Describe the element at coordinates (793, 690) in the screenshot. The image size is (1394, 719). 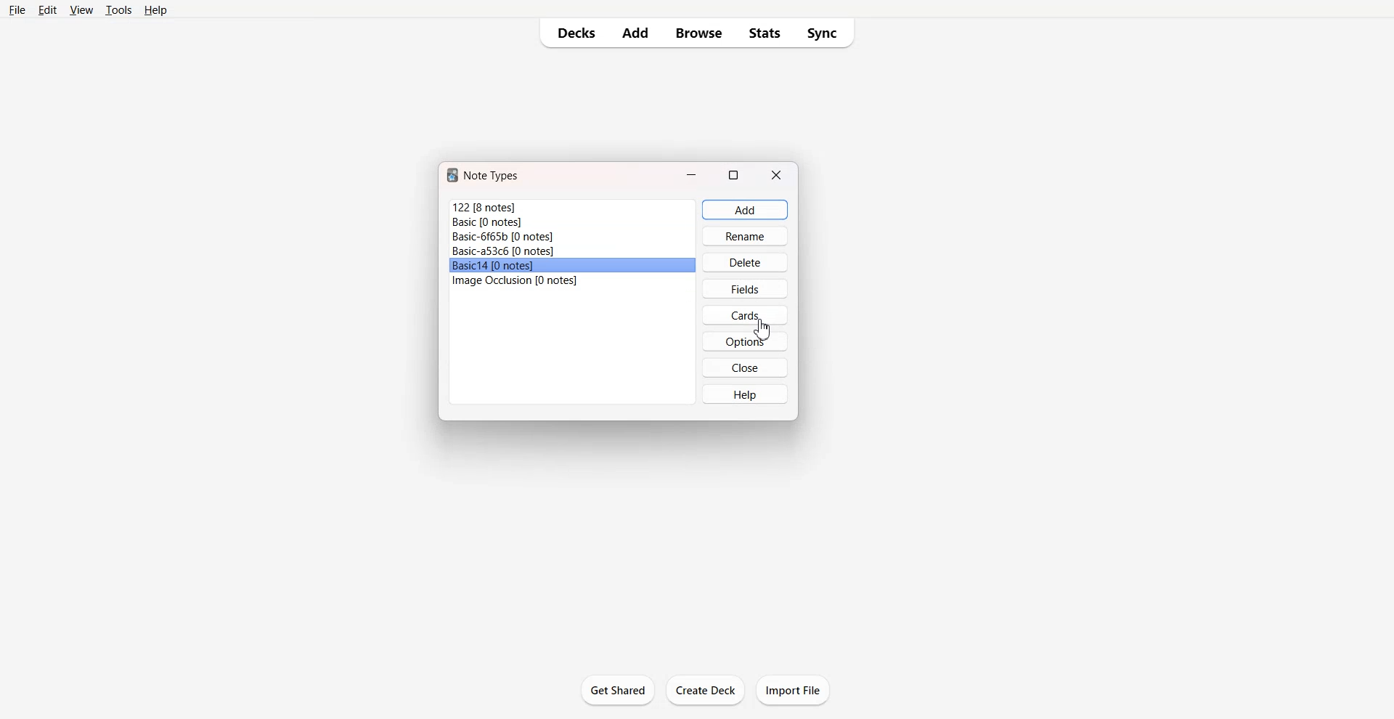
I see `Import File` at that location.